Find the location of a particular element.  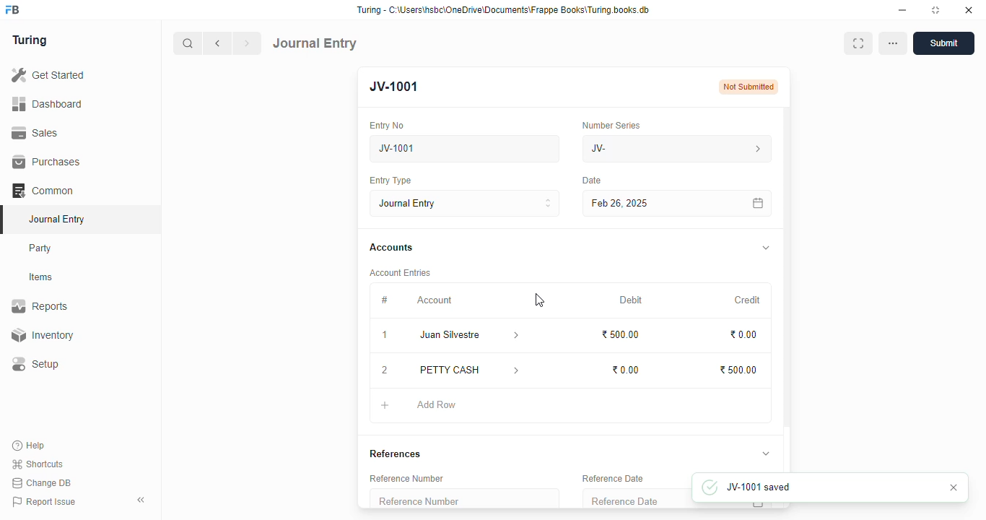

scroll bar is located at coordinates (788, 289).